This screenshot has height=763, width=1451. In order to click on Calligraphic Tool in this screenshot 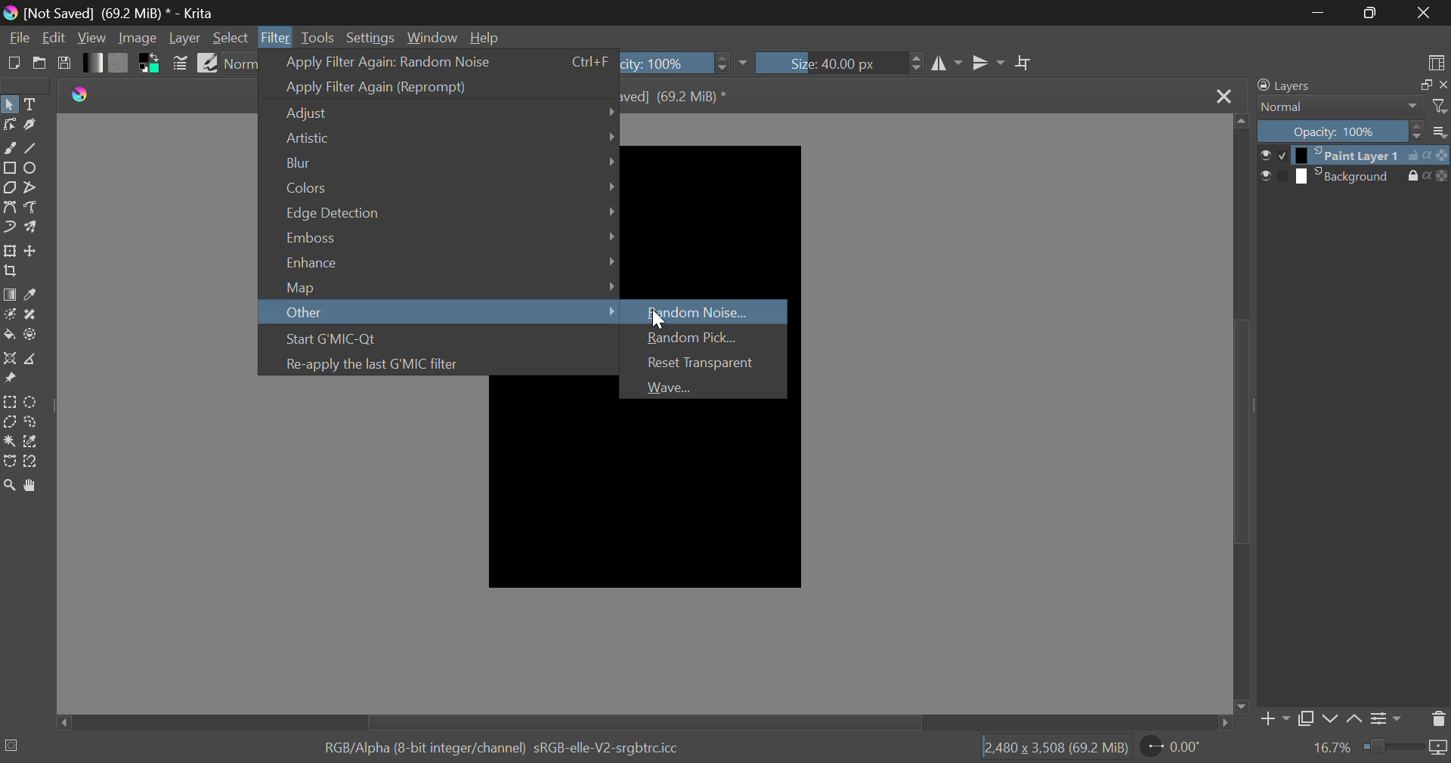, I will do `click(30, 126)`.